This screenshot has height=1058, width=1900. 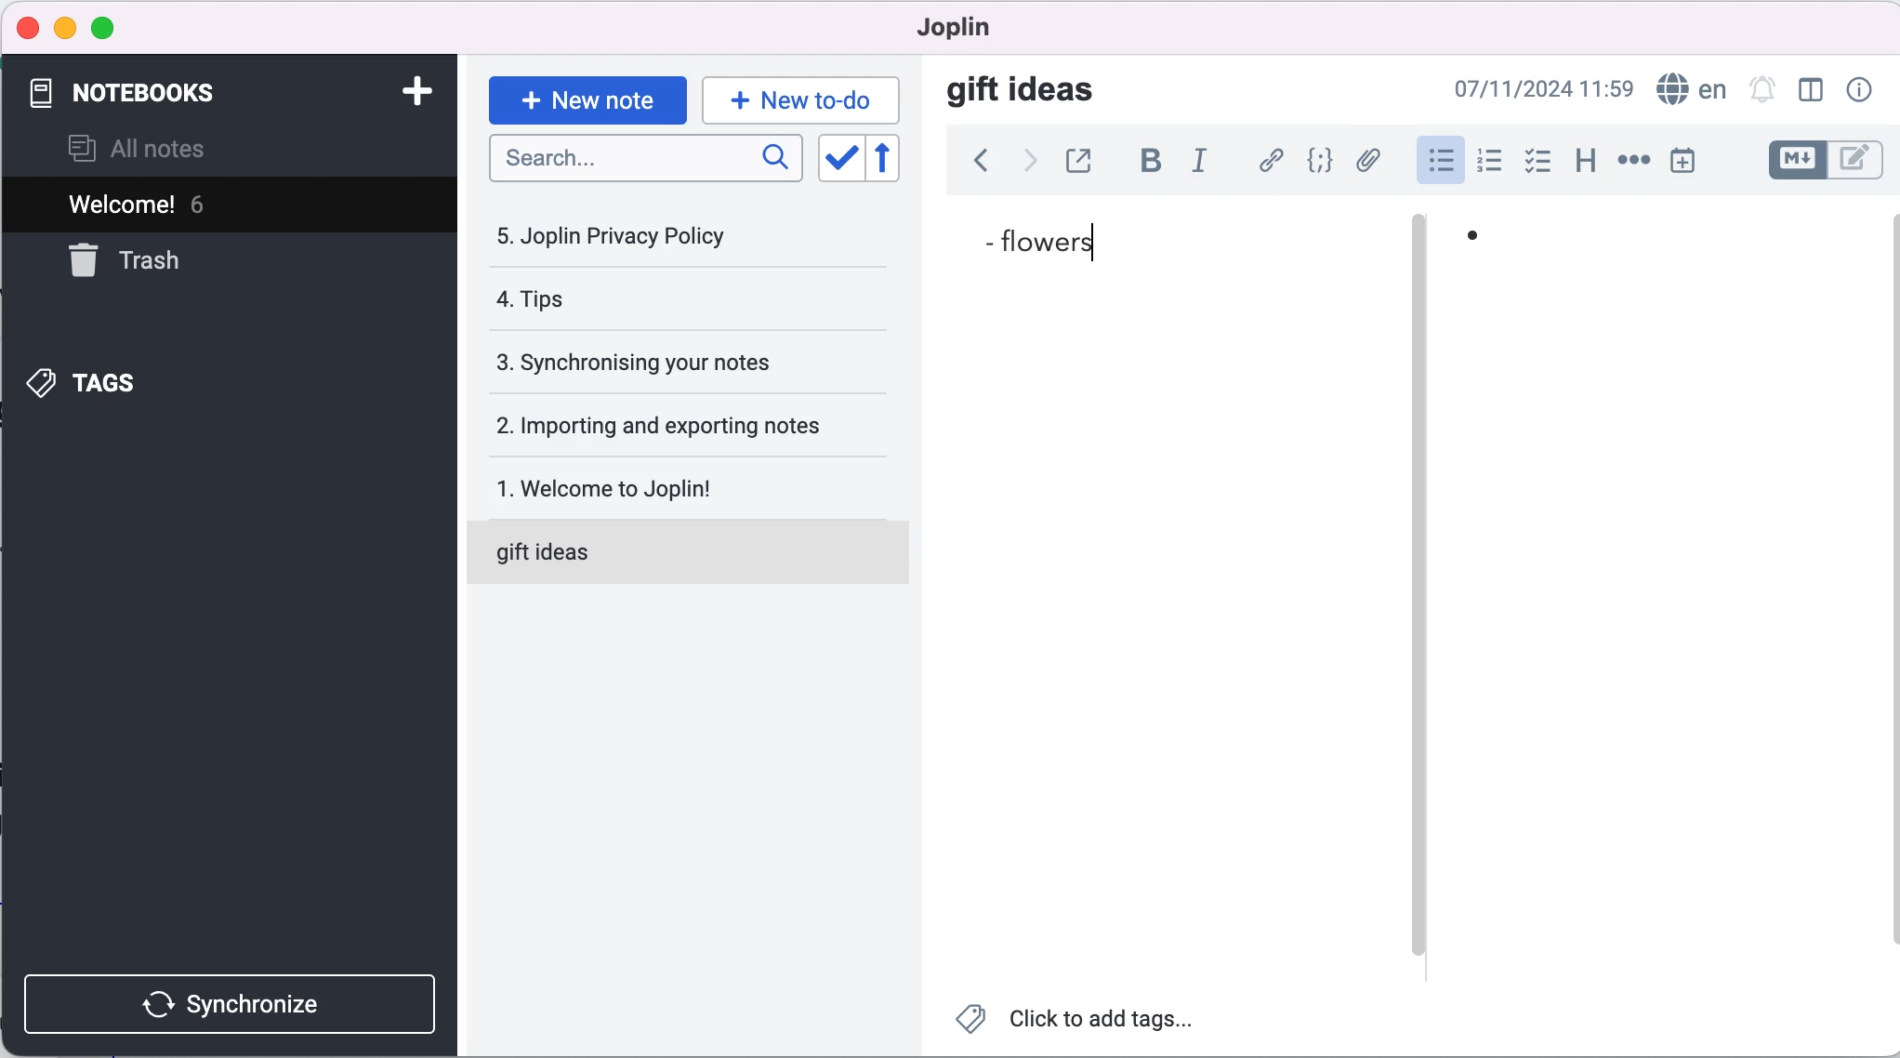 I want to click on insert time, so click(x=1689, y=164).